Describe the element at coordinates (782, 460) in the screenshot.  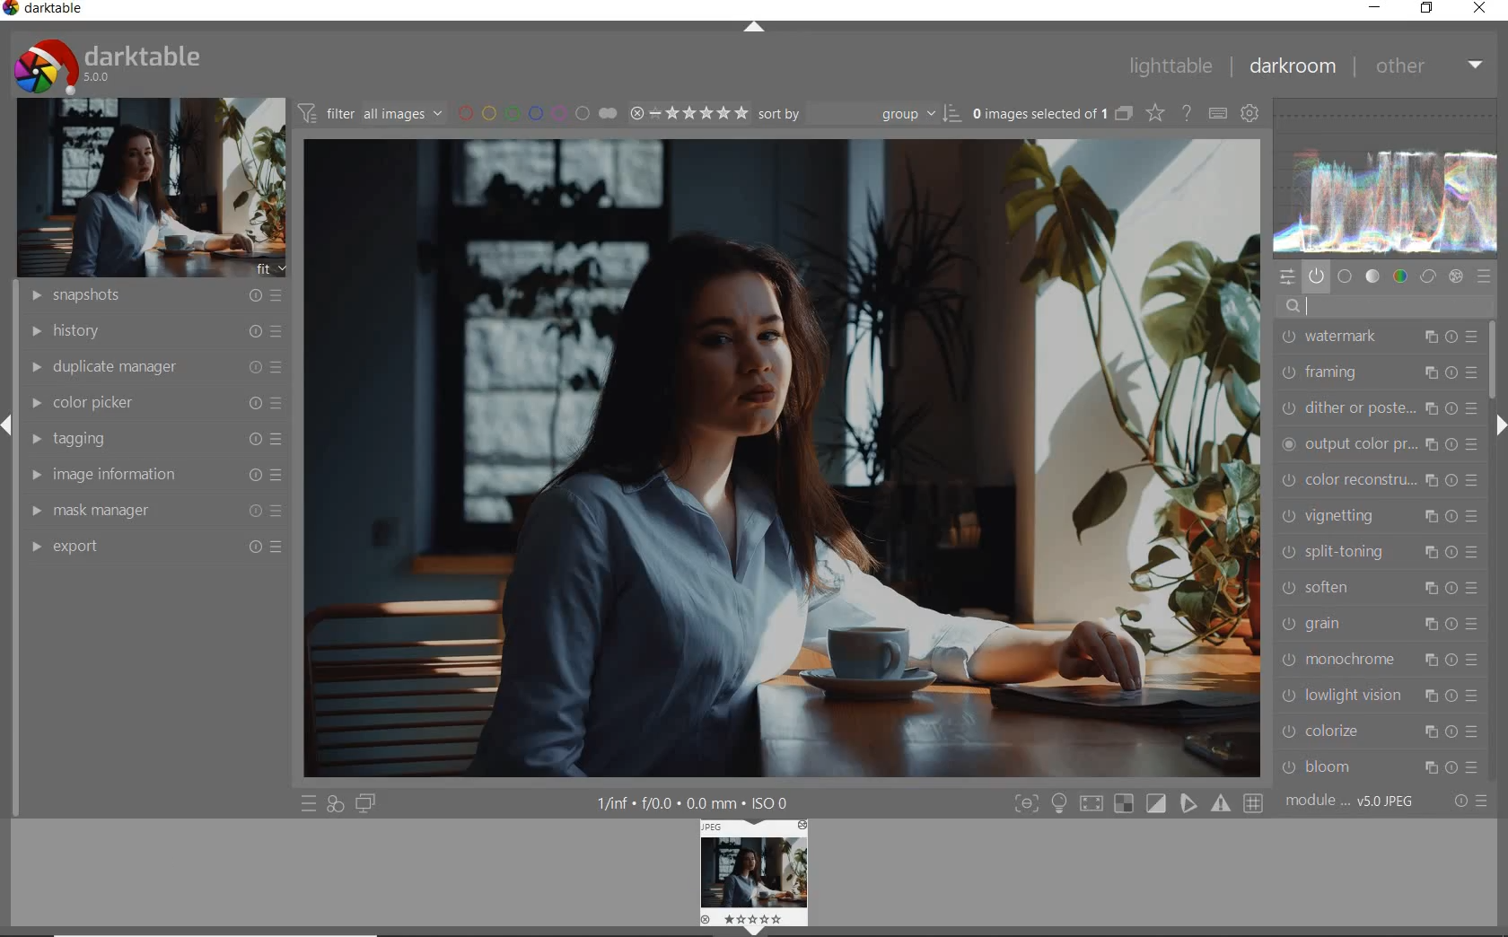
I see `selected image` at that location.